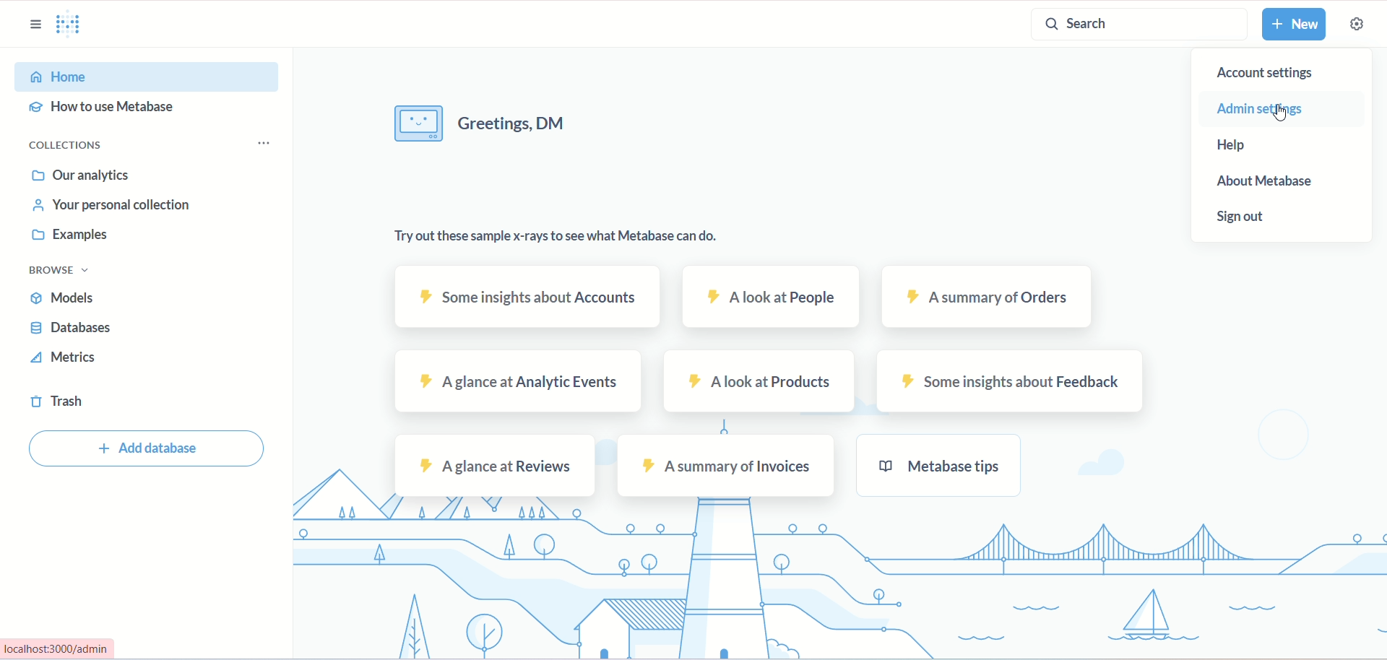 The height and width of the screenshot is (660, 1387). What do you see at coordinates (561, 238) in the screenshot?
I see `text` at bounding box center [561, 238].